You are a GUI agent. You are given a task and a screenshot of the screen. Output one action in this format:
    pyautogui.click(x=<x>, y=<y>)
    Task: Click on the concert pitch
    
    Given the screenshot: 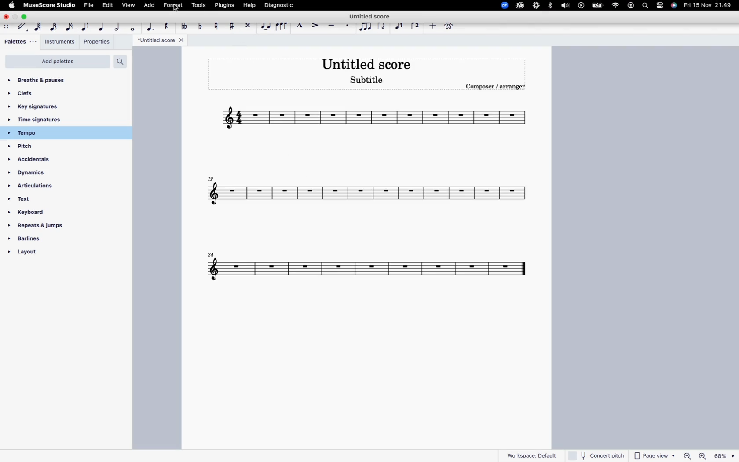 What is the action you would take?
    pyautogui.click(x=597, y=455)
    